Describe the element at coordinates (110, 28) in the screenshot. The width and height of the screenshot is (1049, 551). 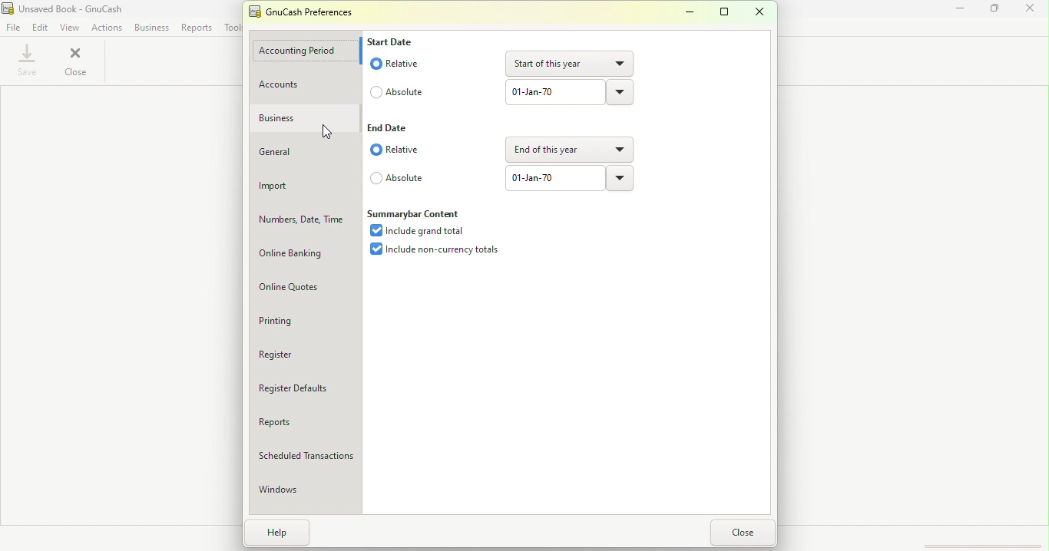
I see `Actions` at that location.